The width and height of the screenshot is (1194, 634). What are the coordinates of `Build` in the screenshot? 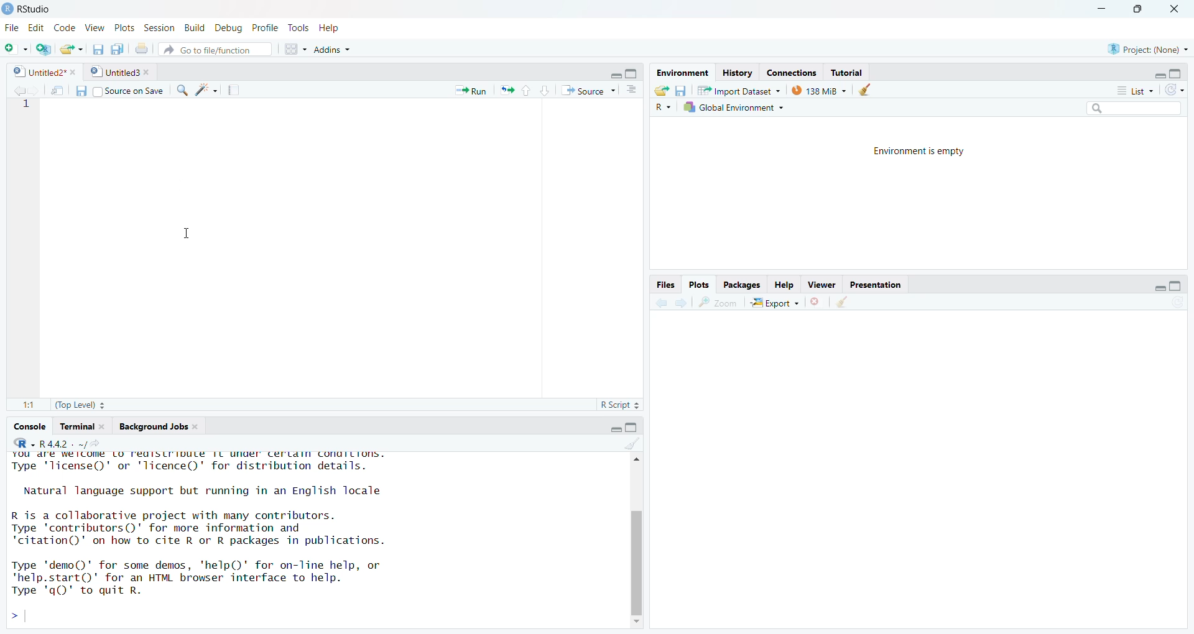 It's located at (192, 26).